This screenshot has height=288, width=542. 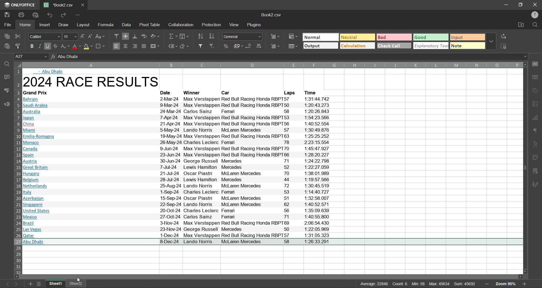 What do you see at coordinates (214, 47) in the screenshot?
I see `clear filter` at bounding box center [214, 47].